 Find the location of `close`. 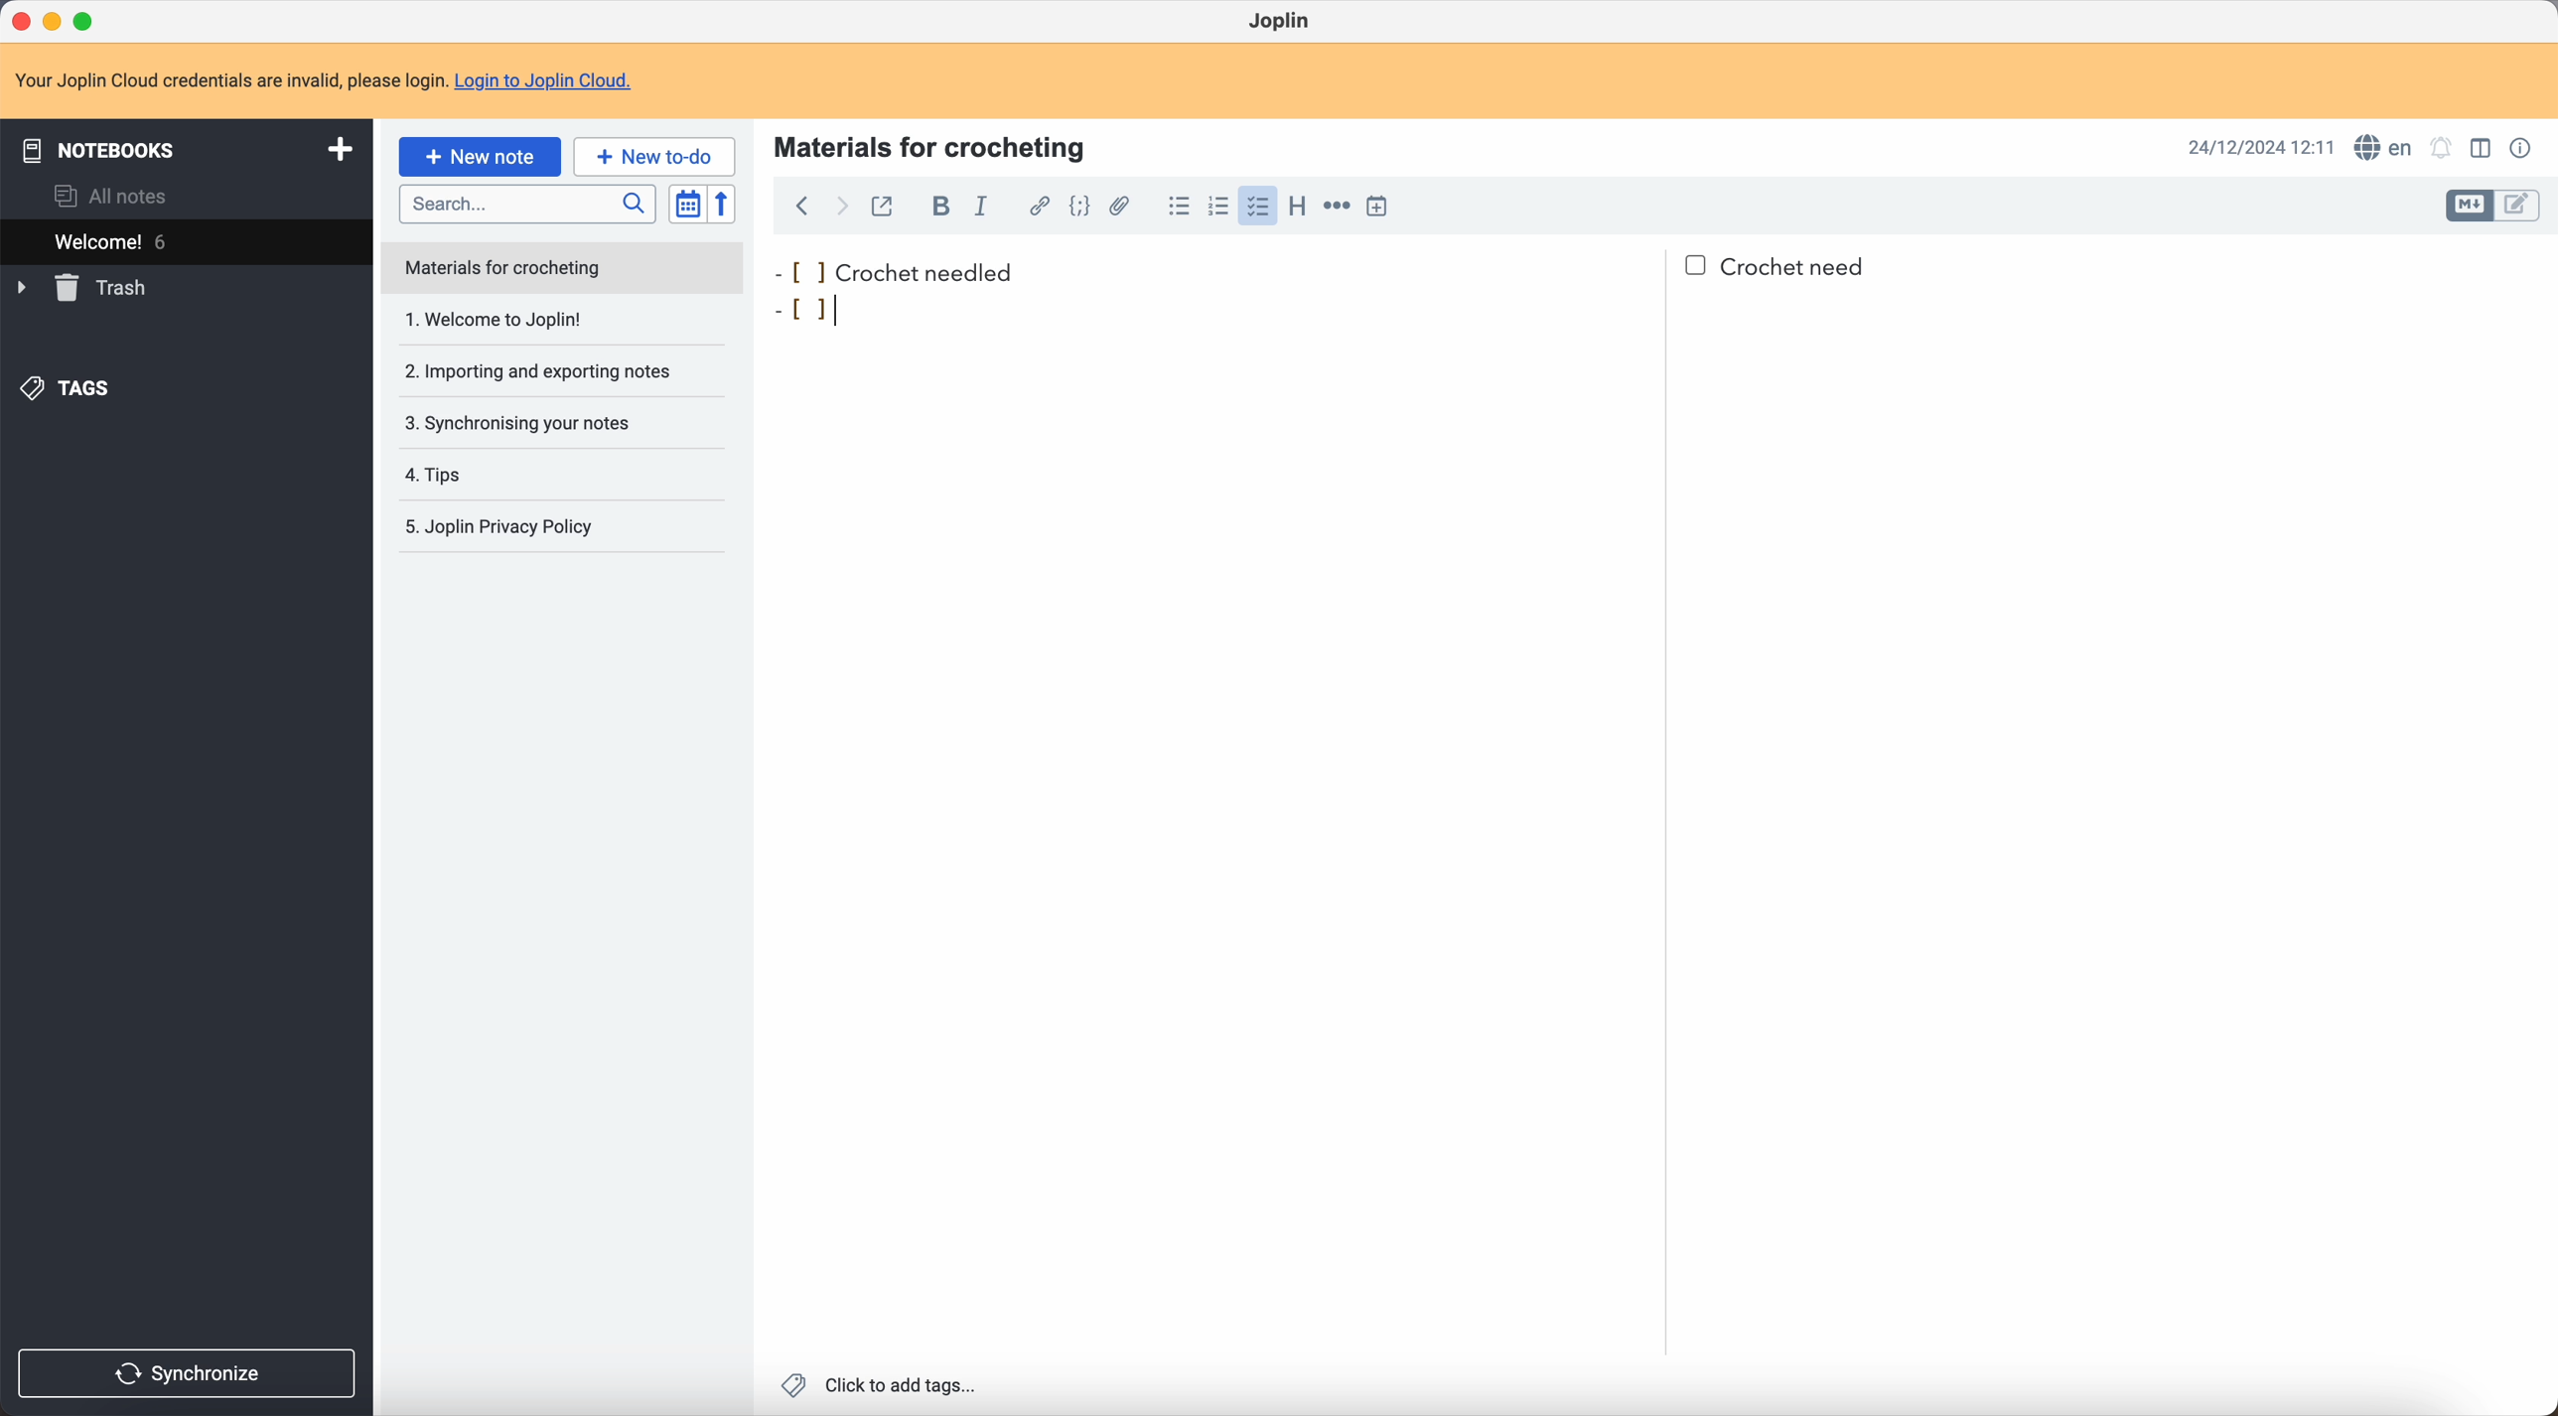

close is located at coordinates (24, 21).